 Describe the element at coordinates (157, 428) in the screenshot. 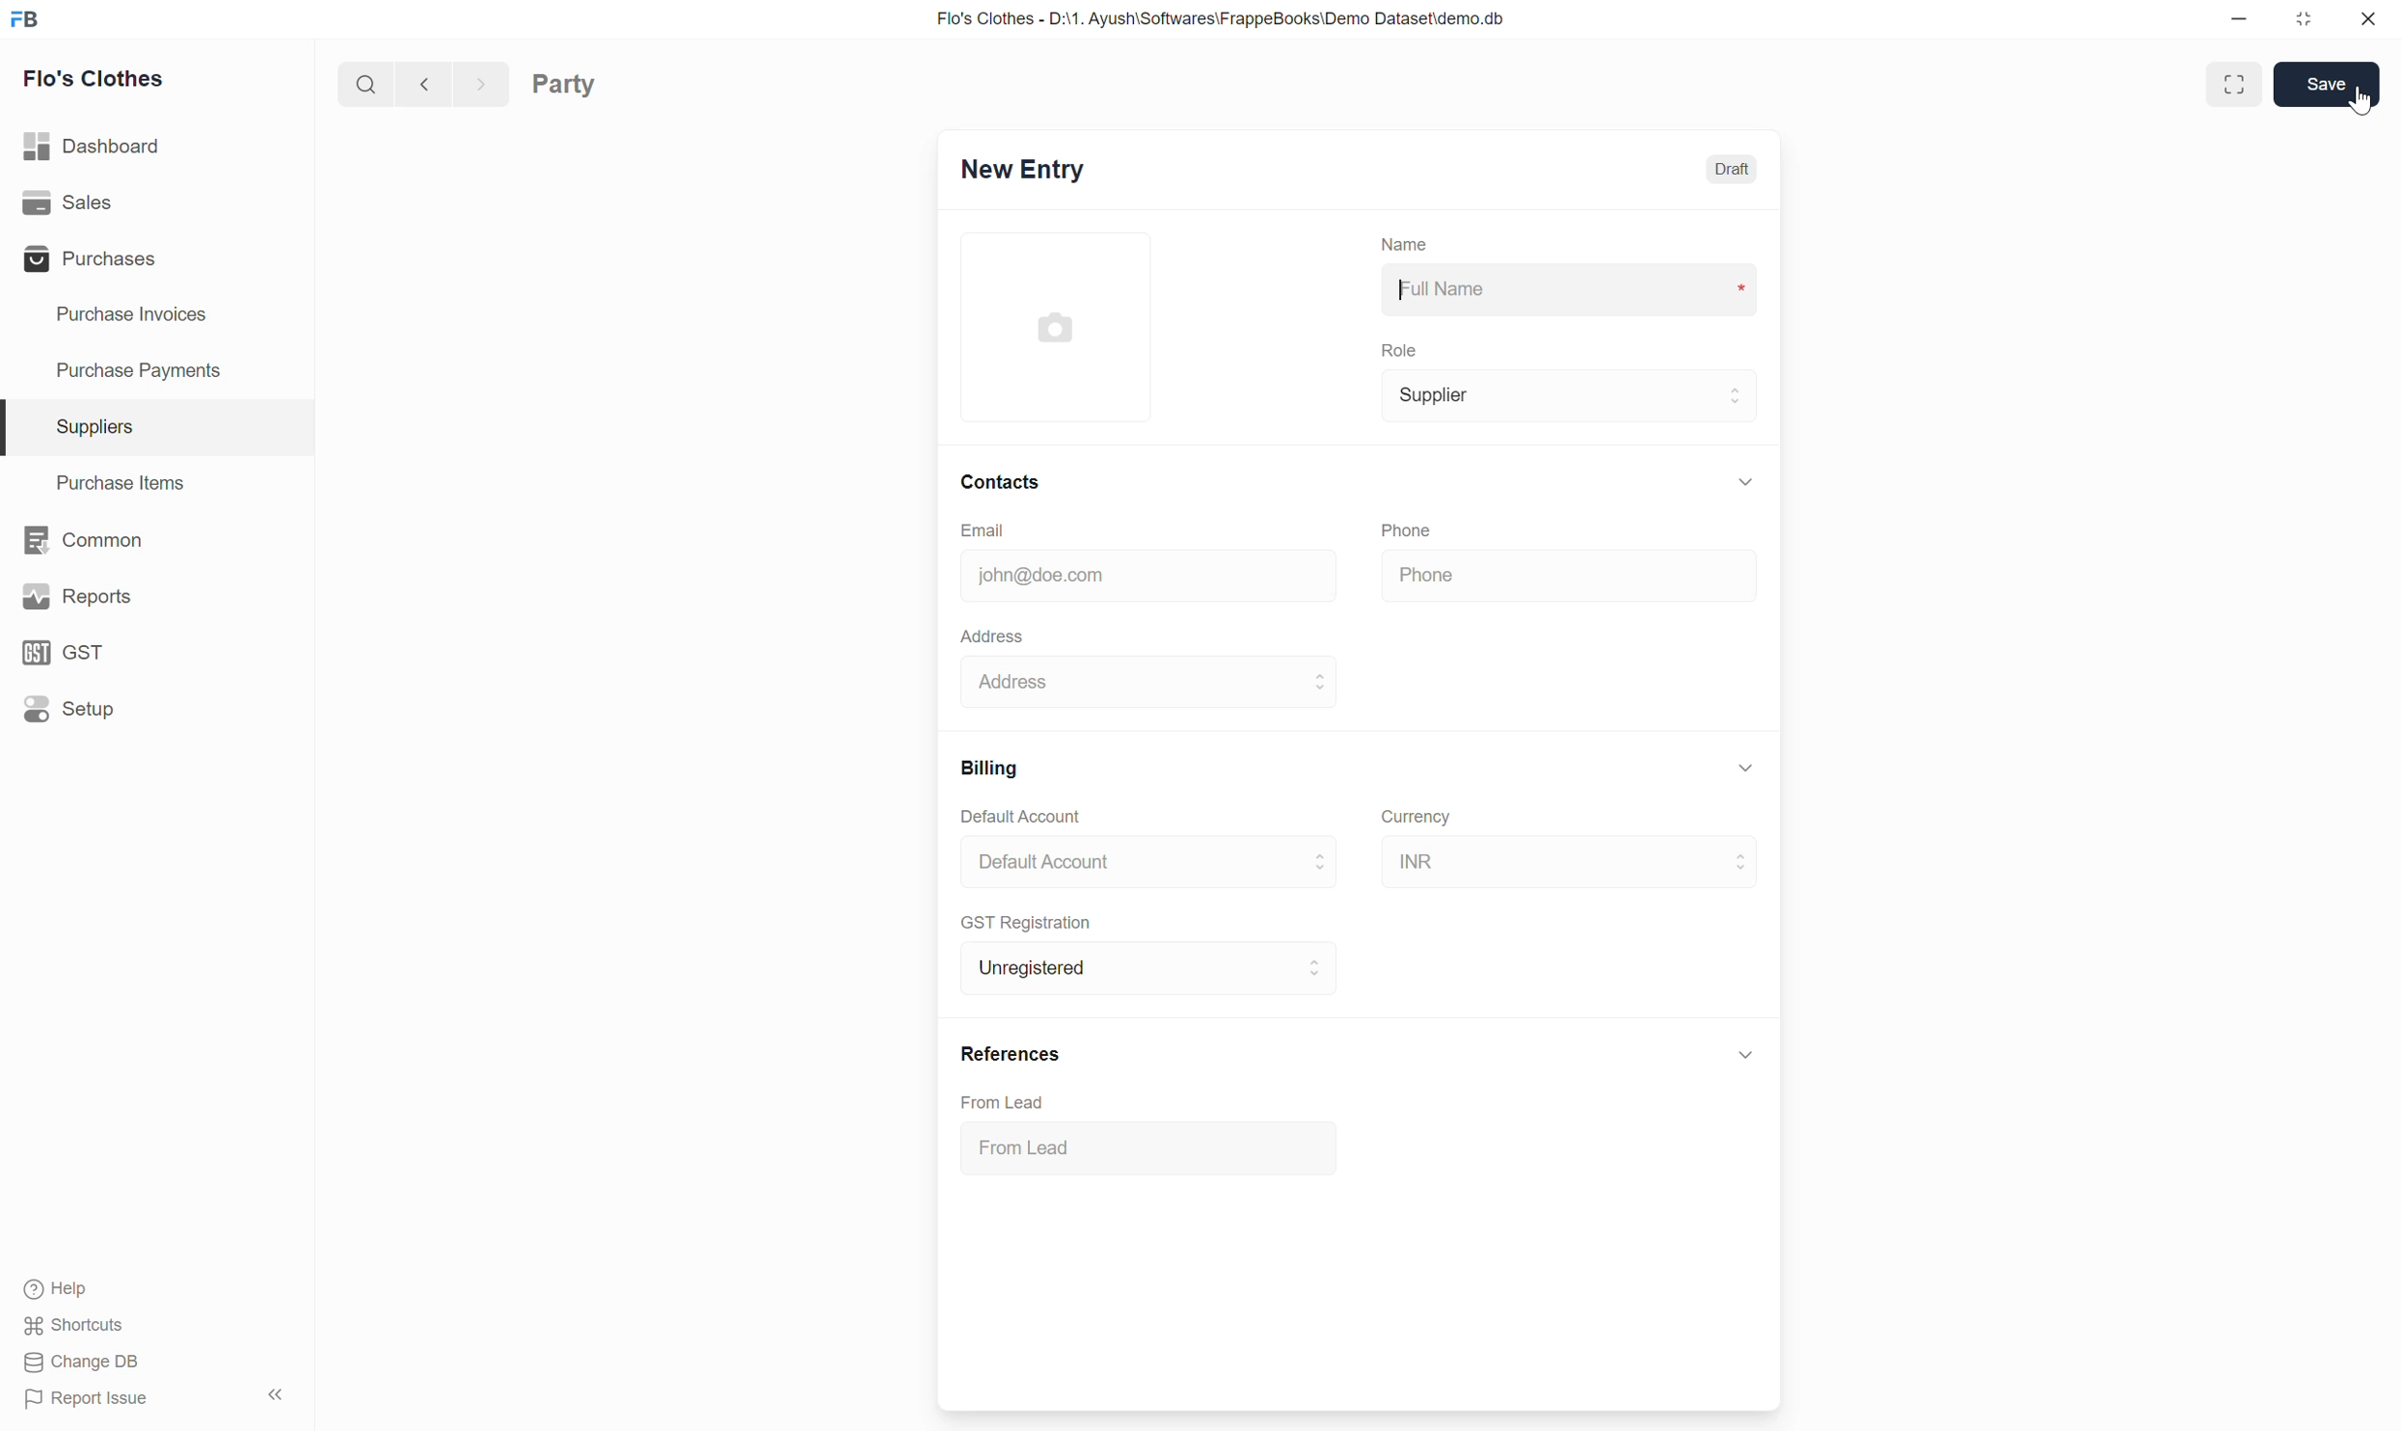

I see `Suppliers` at that location.